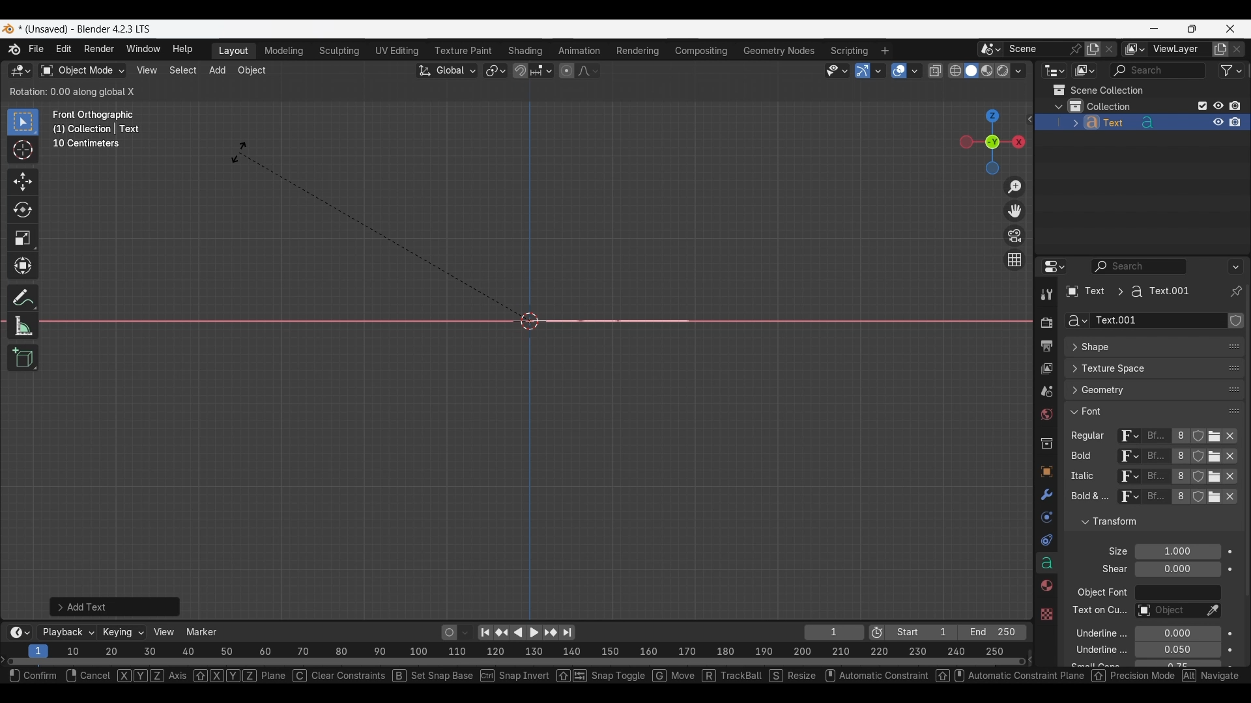 The image size is (1251, 703). What do you see at coordinates (1179, 635) in the screenshot?
I see `Underline position` at bounding box center [1179, 635].